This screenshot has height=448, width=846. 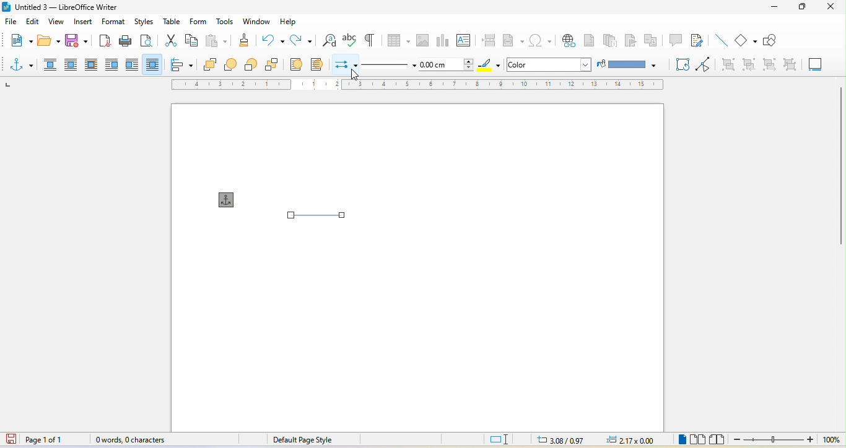 What do you see at coordinates (329, 40) in the screenshot?
I see `find and replace` at bounding box center [329, 40].